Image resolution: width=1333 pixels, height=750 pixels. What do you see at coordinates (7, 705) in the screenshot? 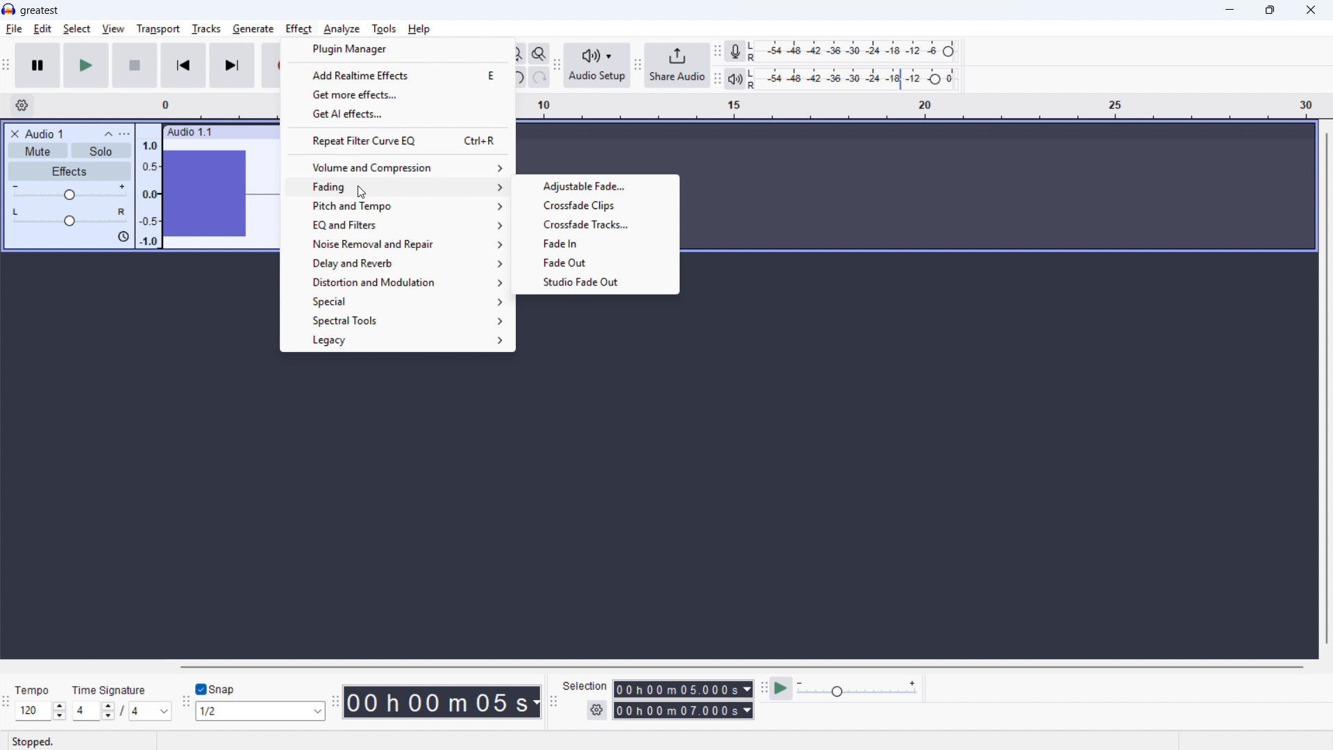
I see `Time signature toolbar ` at bounding box center [7, 705].